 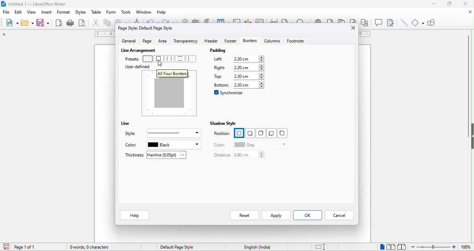 I want to click on close, so click(x=353, y=27).